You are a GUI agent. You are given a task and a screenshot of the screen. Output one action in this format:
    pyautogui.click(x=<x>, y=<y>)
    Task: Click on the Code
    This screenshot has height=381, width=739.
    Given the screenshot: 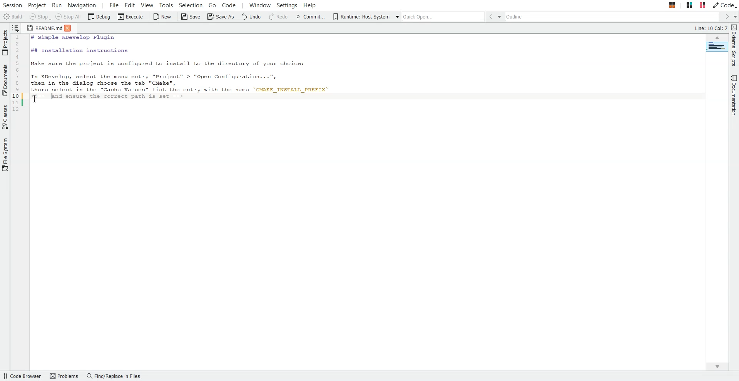 What is the action you would take?
    pyautogui.click(x=228, y=5)
    